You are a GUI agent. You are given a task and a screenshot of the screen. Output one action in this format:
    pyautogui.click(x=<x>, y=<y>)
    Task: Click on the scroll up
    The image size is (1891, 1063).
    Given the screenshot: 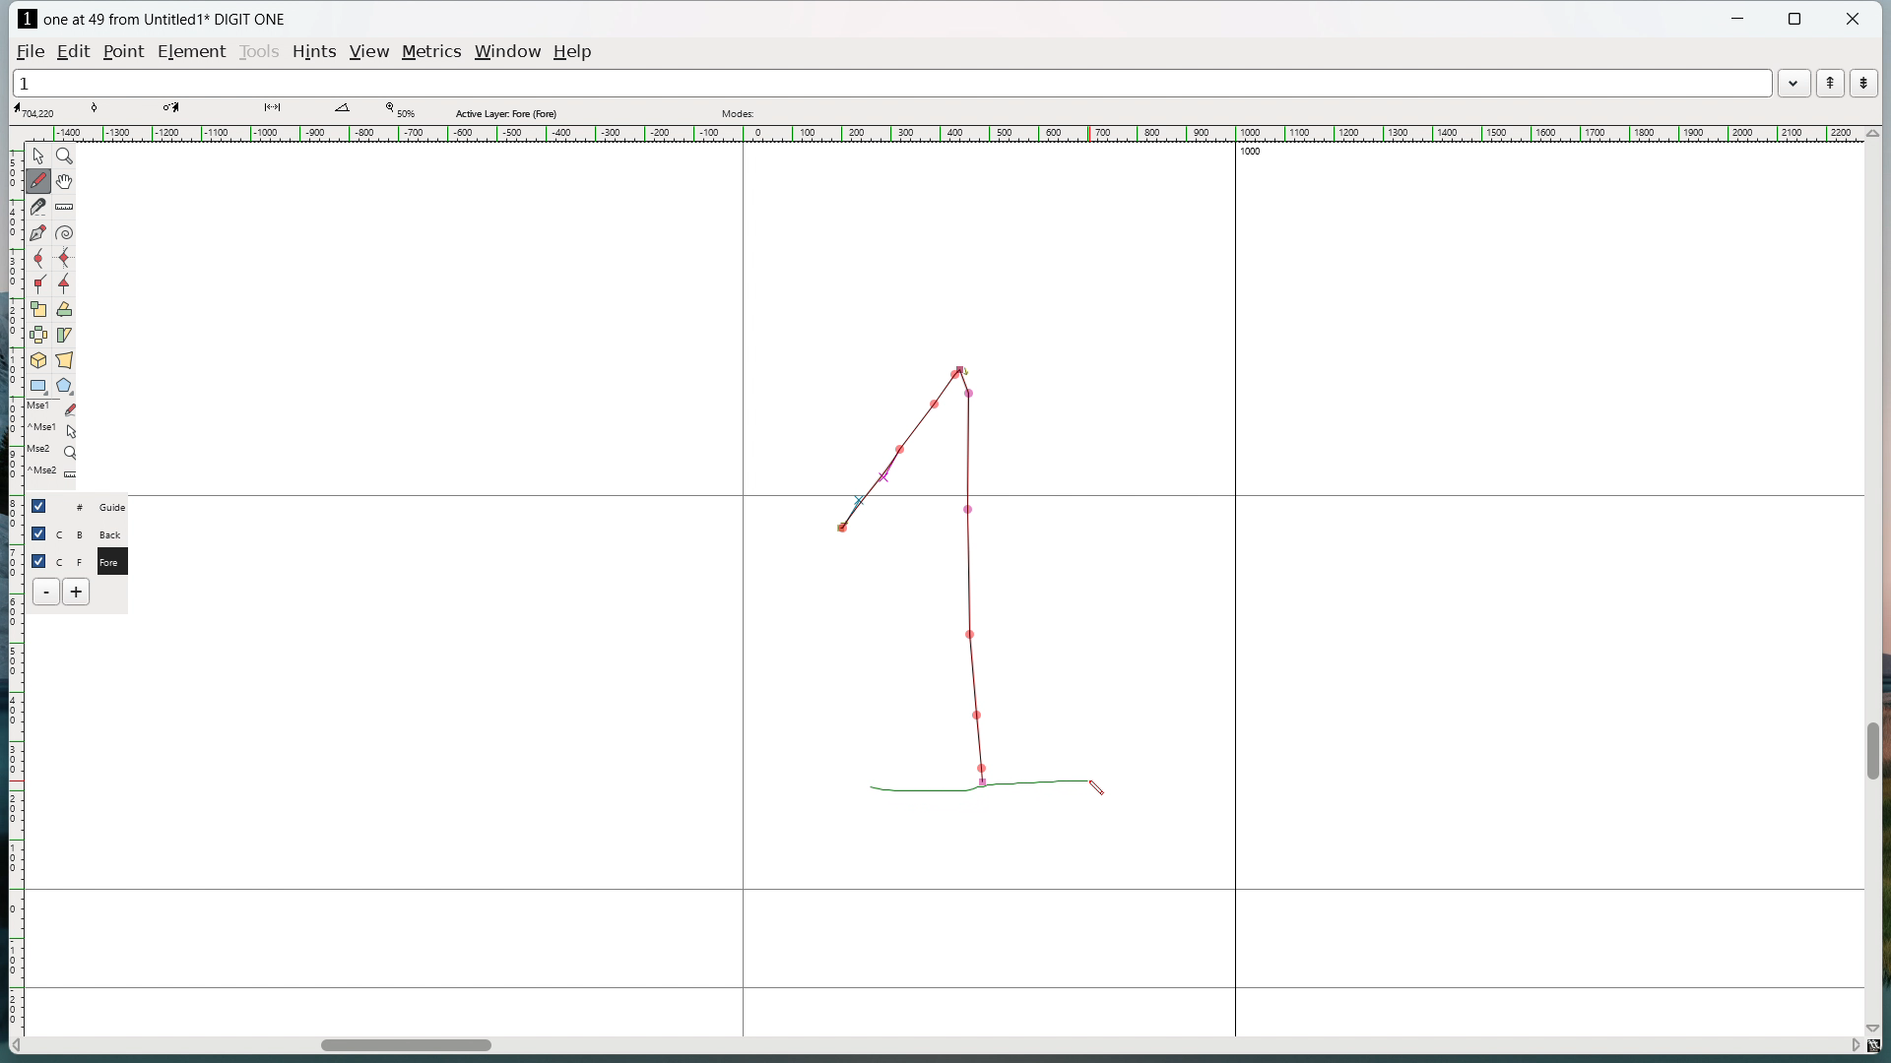 What is the action you would take?
    pyautogui.click(x=1871, y=134)
    